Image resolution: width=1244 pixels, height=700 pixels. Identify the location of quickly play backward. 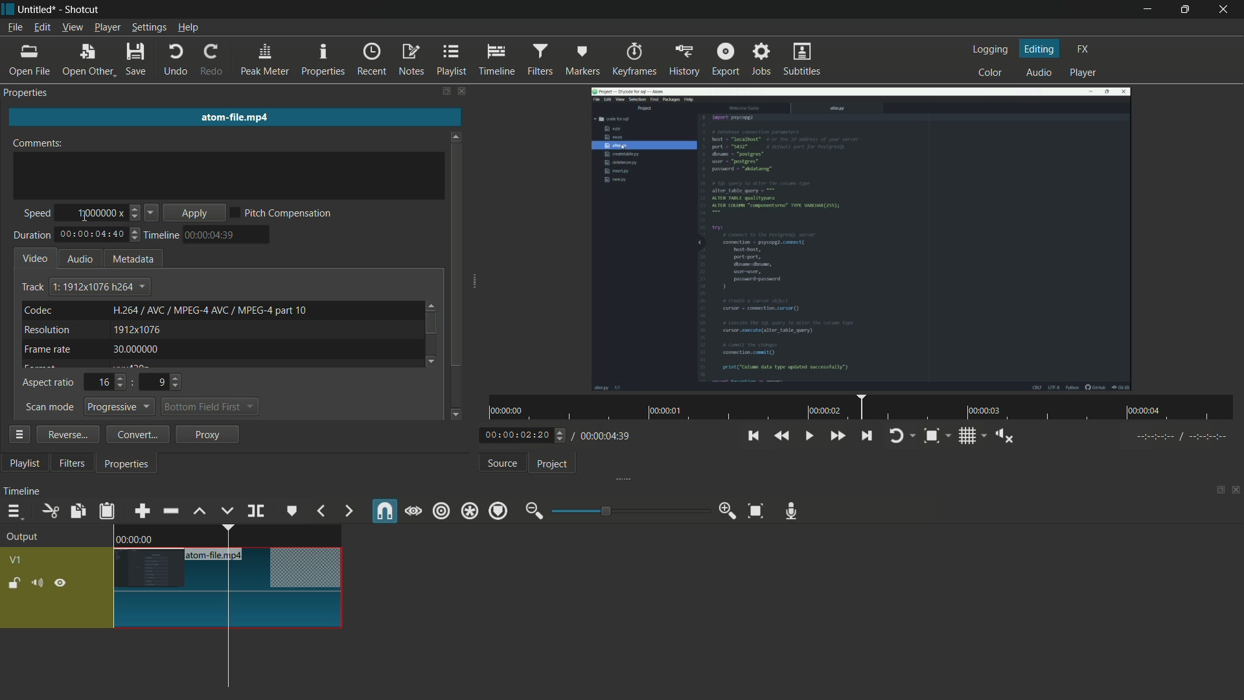
(782, 436).